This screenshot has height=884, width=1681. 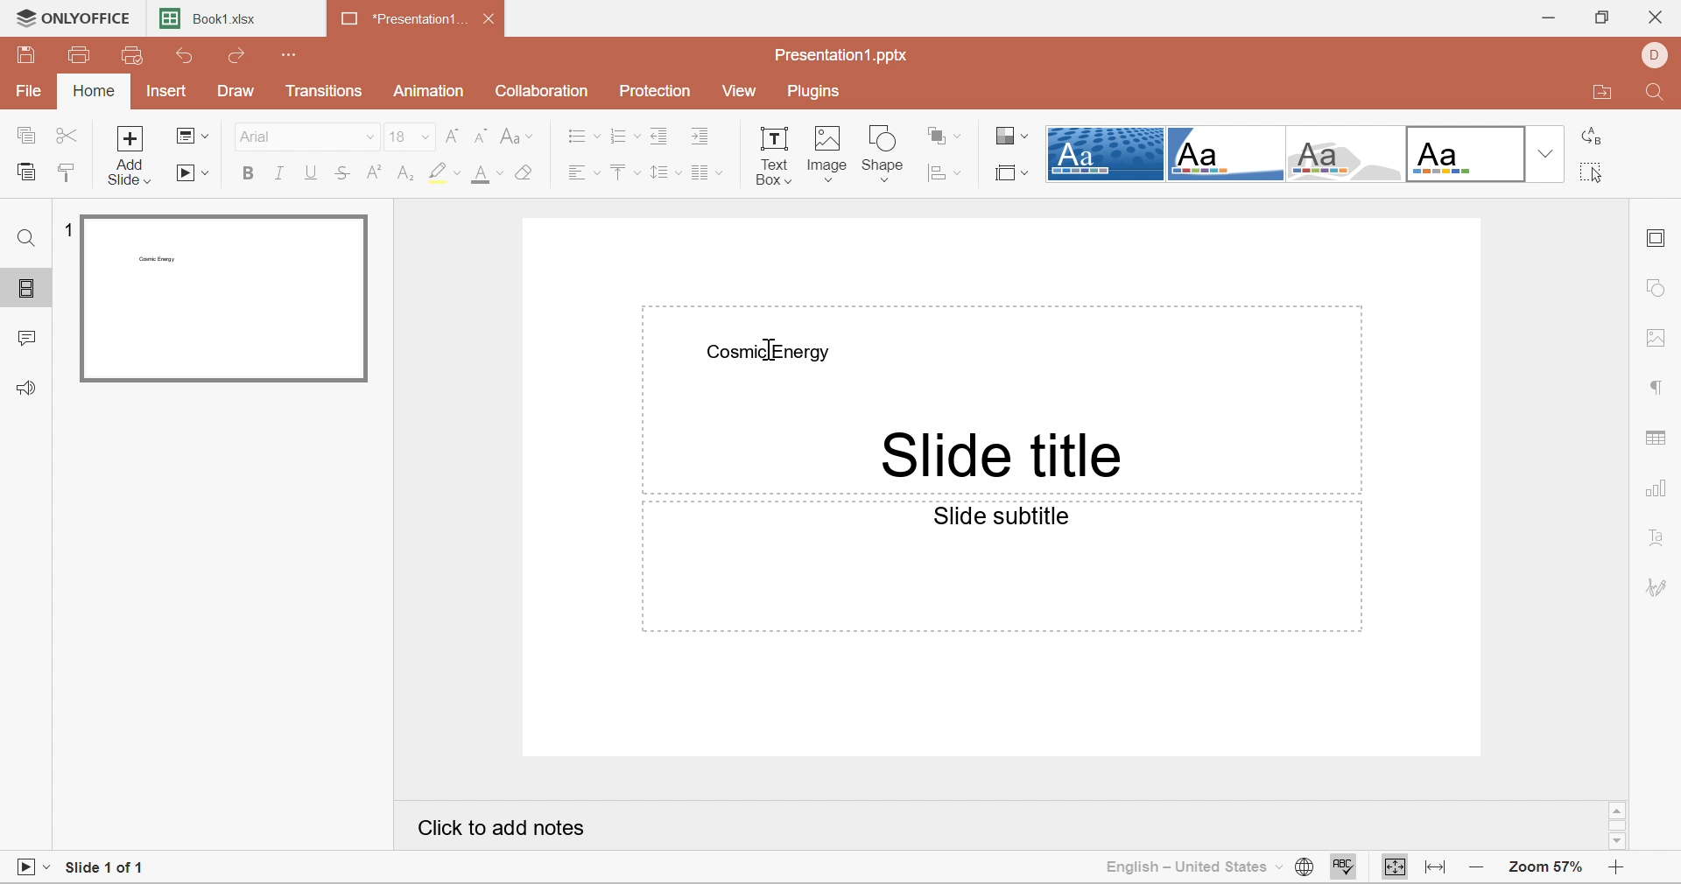 What do you see at coordinates (1007, 518) in the screenshot?
I see `Slide subtitle` at bounding box center [1007, 518].